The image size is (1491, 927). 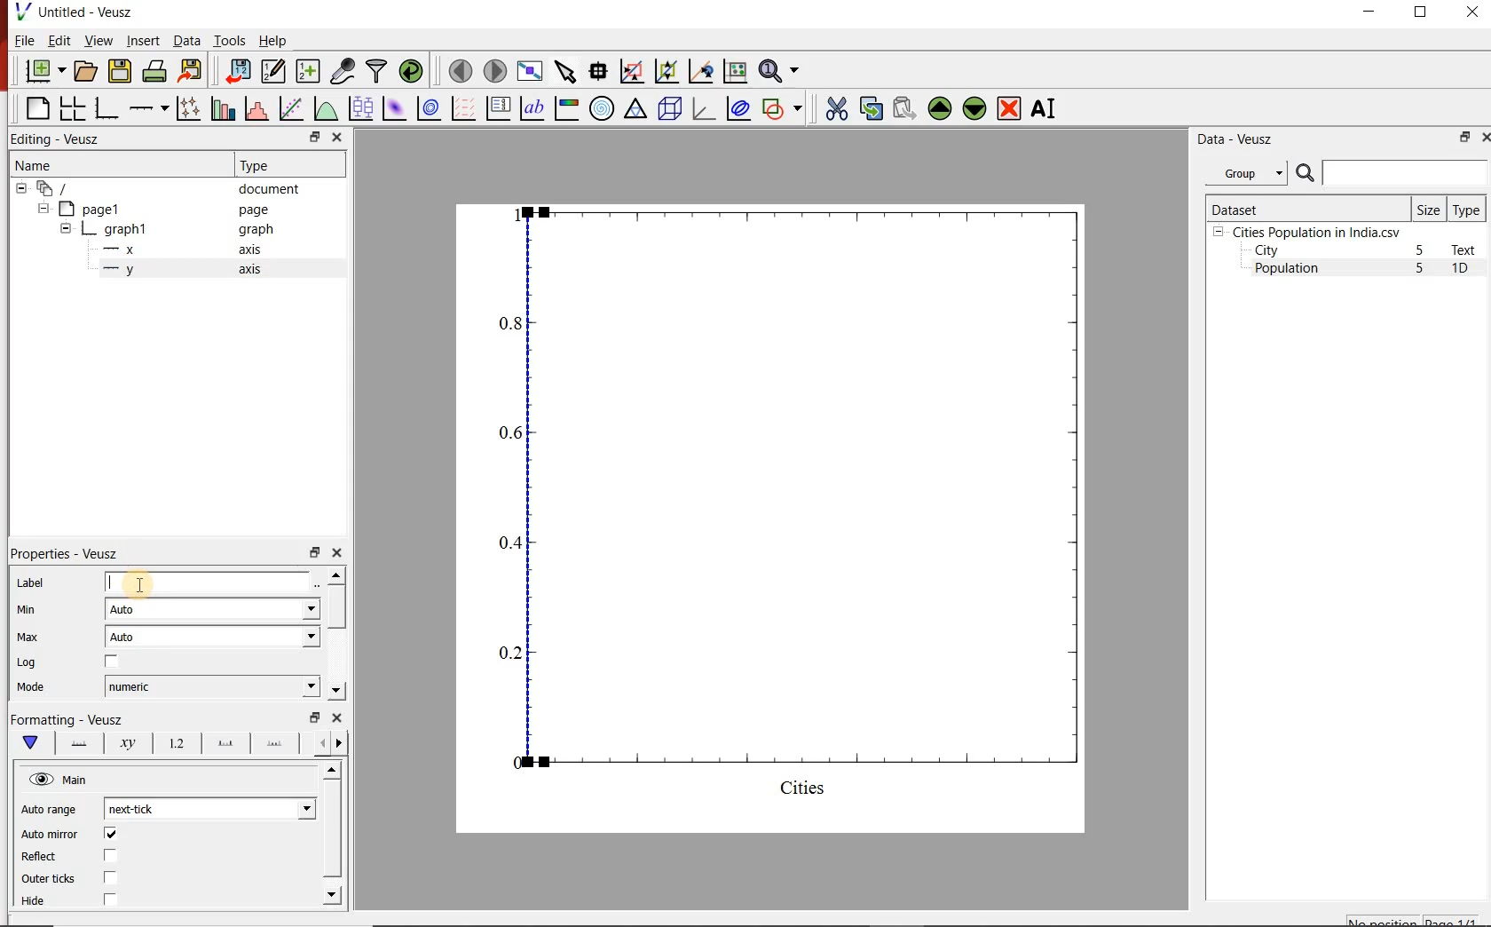 What do you see at coordinates (100, 164) in the screenshot?
I see `Name` at bounding box center [100, 164].